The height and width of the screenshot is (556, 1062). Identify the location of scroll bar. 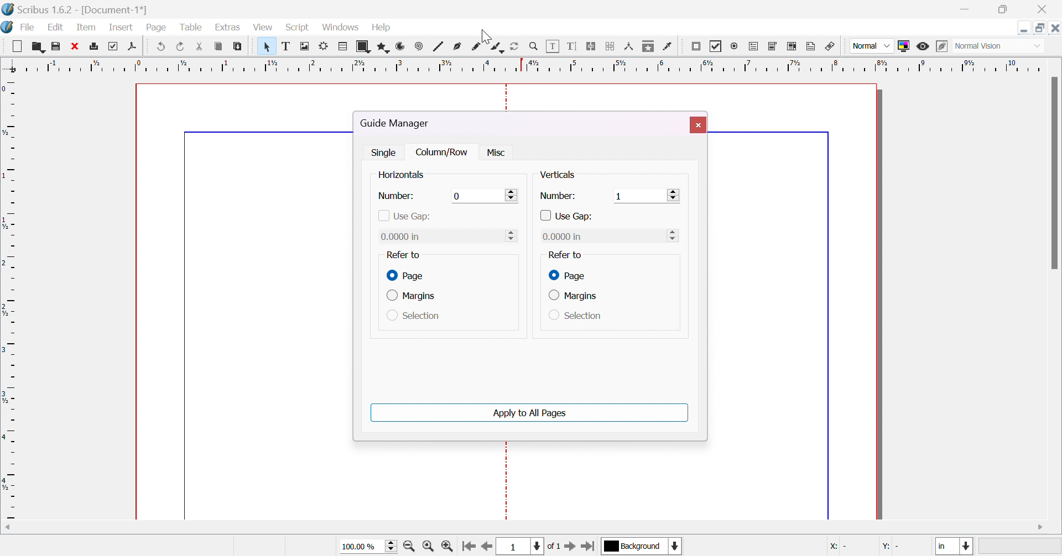
(1055, 173).